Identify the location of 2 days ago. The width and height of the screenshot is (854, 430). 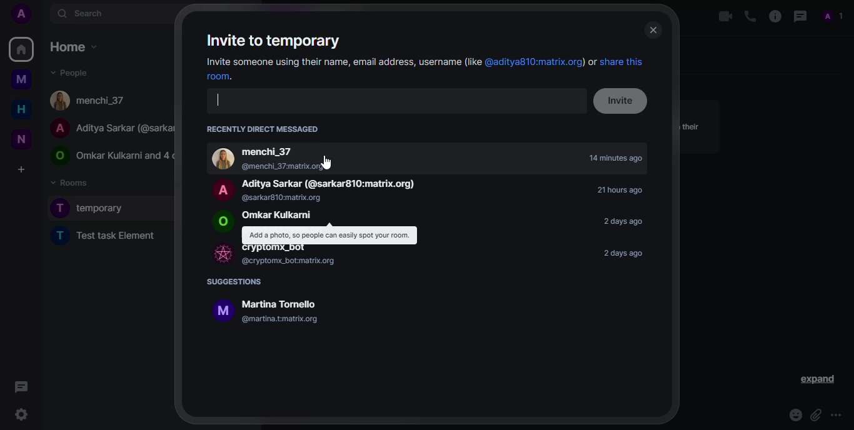
(628, 254).